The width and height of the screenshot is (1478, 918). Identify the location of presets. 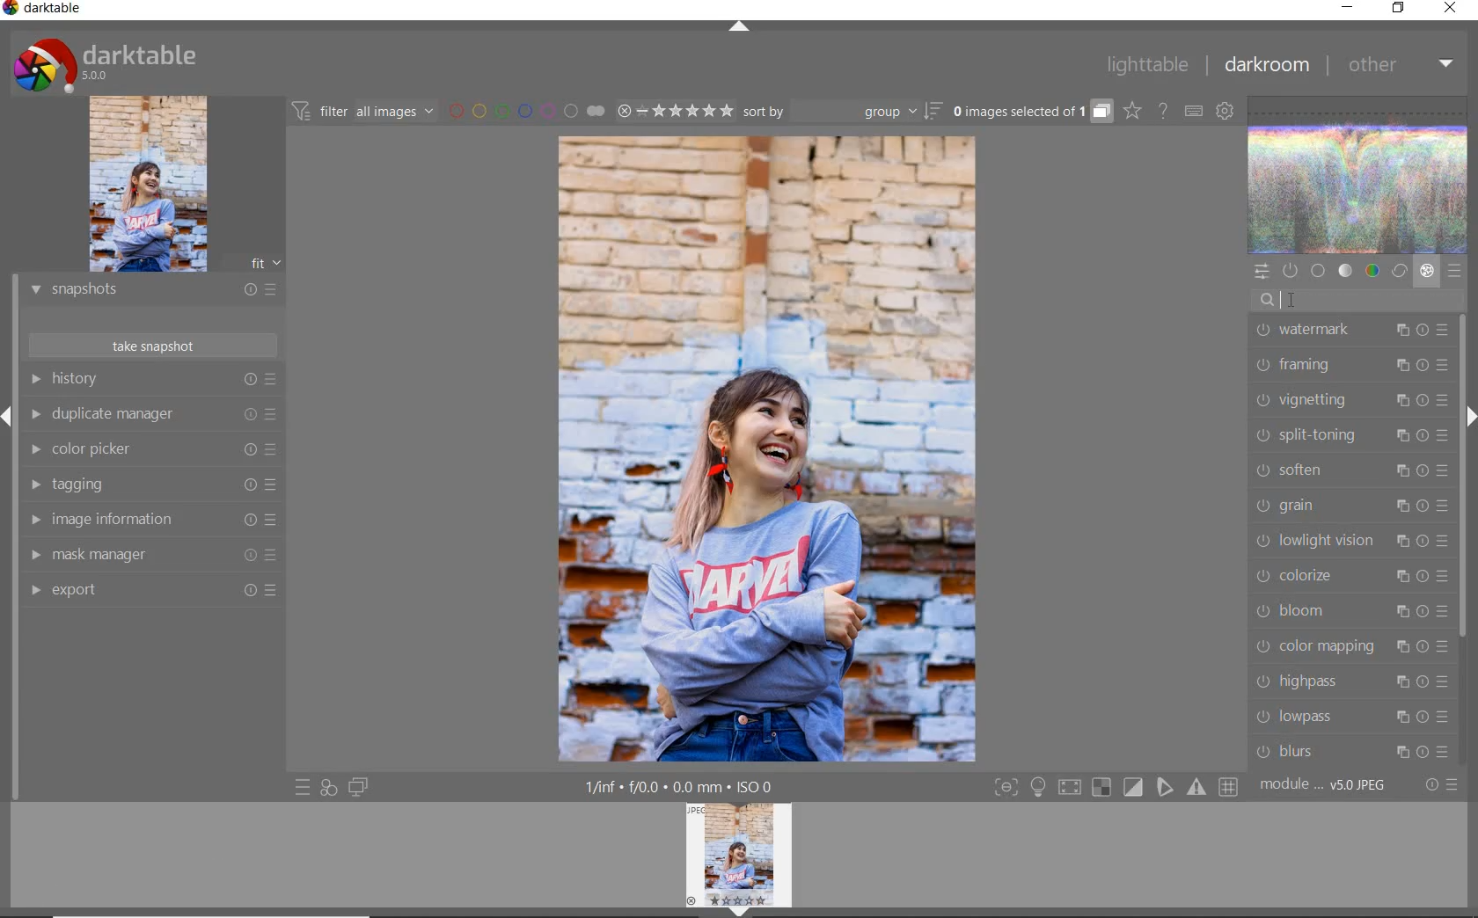
(1454, 271).